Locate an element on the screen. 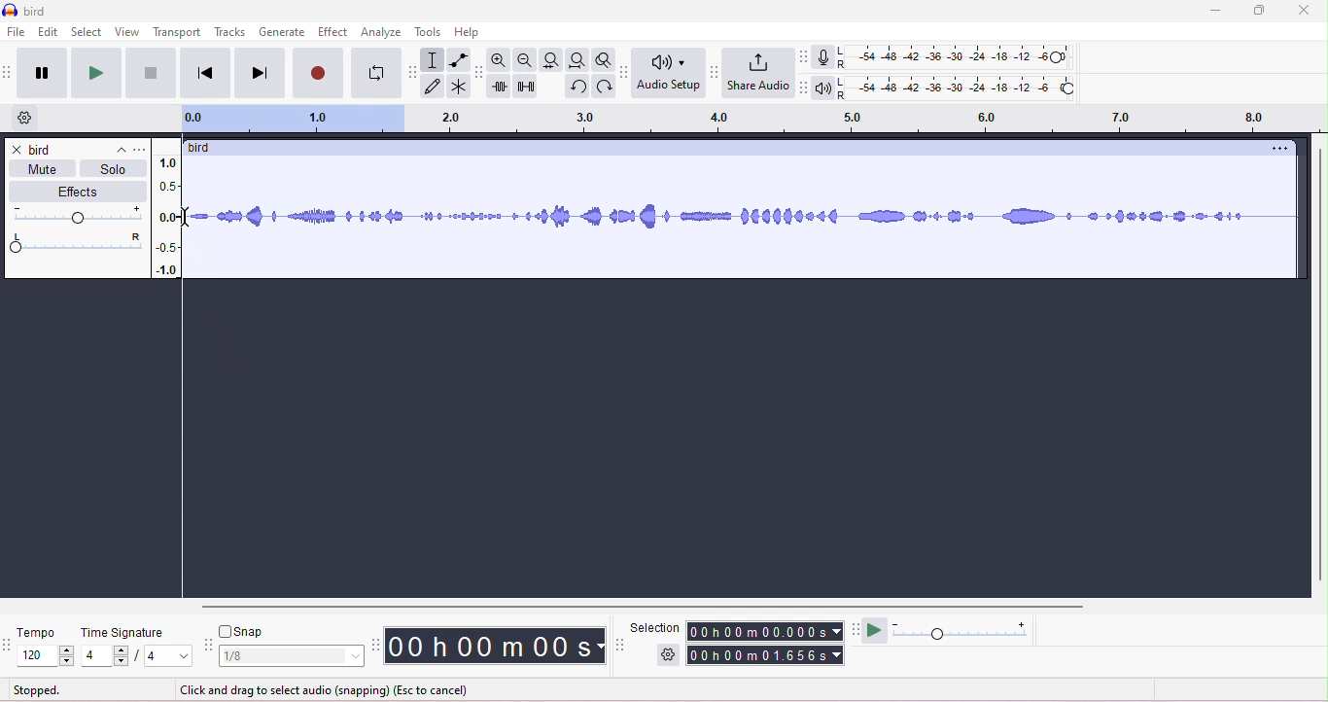  timeline is located at coordinates (747, 118).